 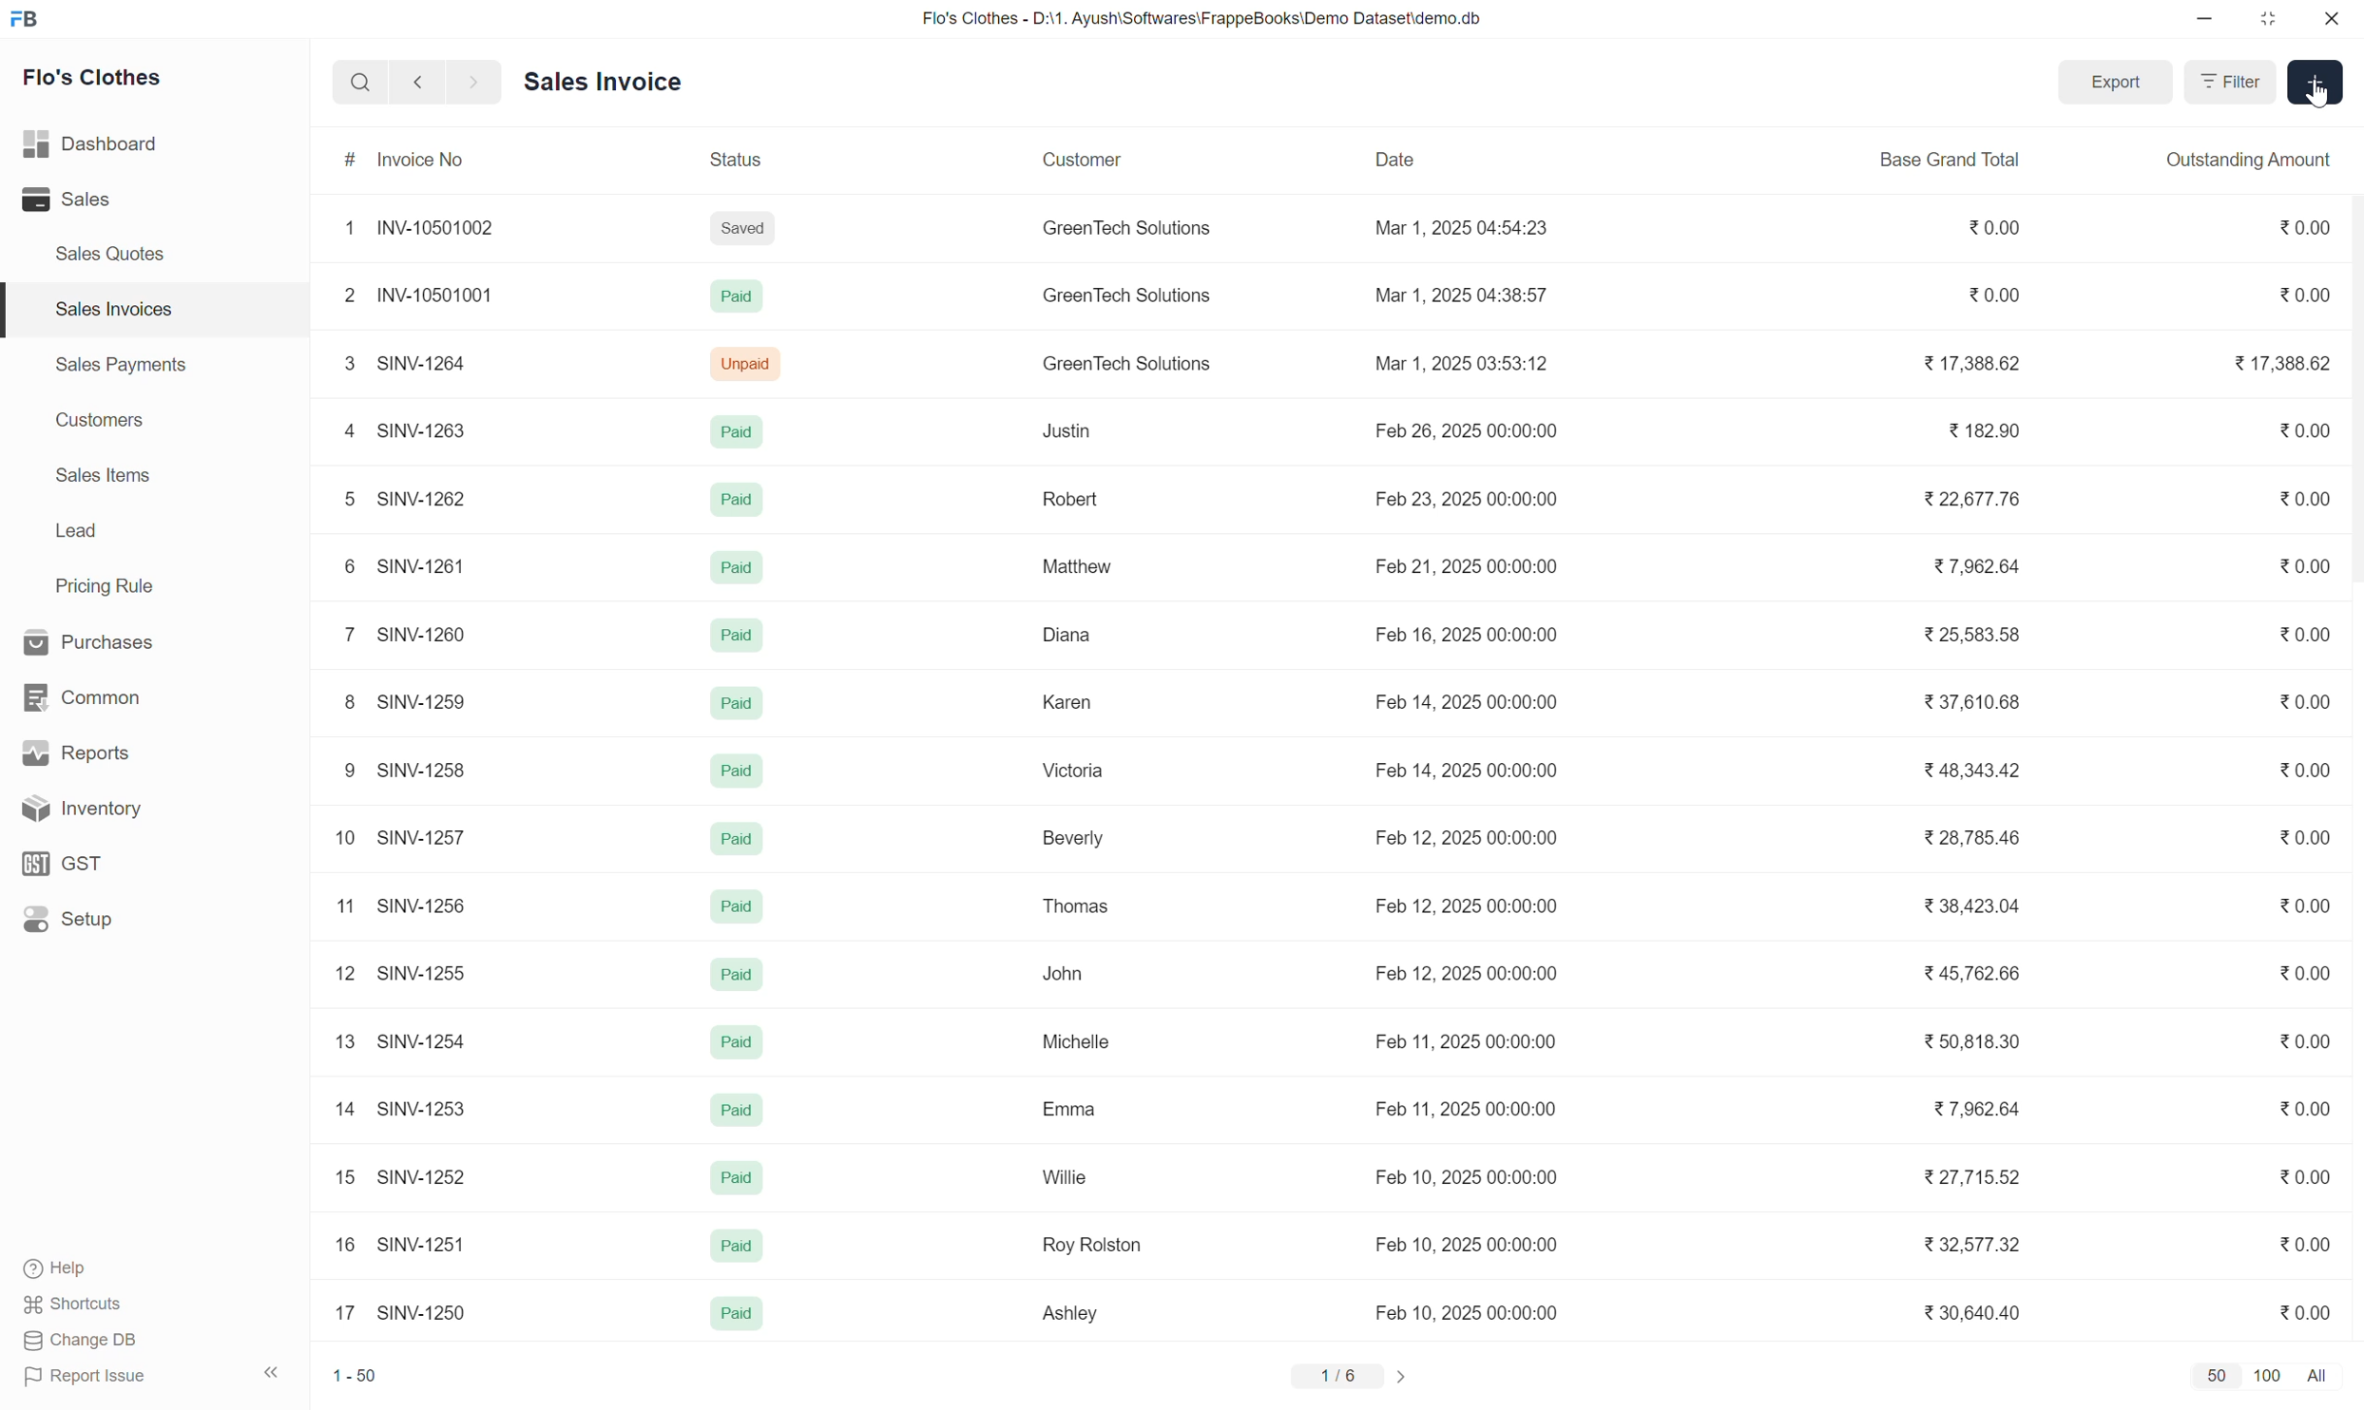 What do you see at coordinates (124, 144) in the screenshot?
I see `Dashboard ` at bounding box center [124, 144].